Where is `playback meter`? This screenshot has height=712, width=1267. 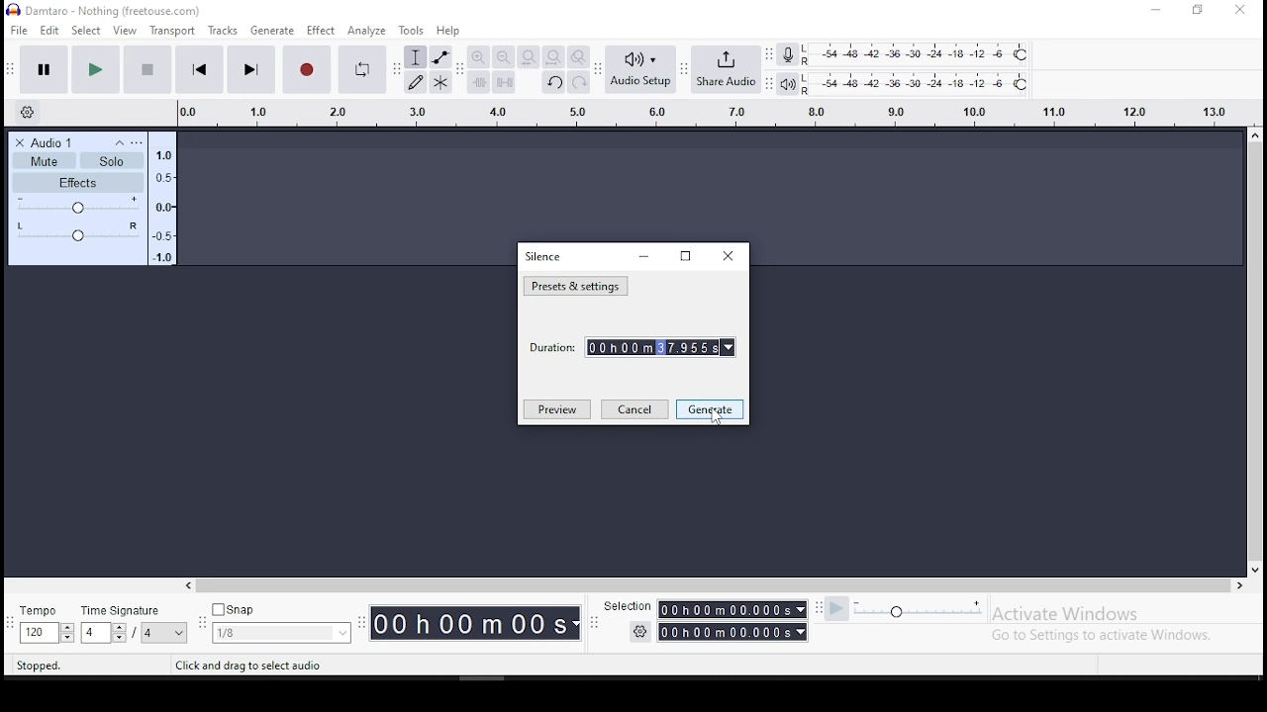
playback meter is located at coordinates (786, 85).